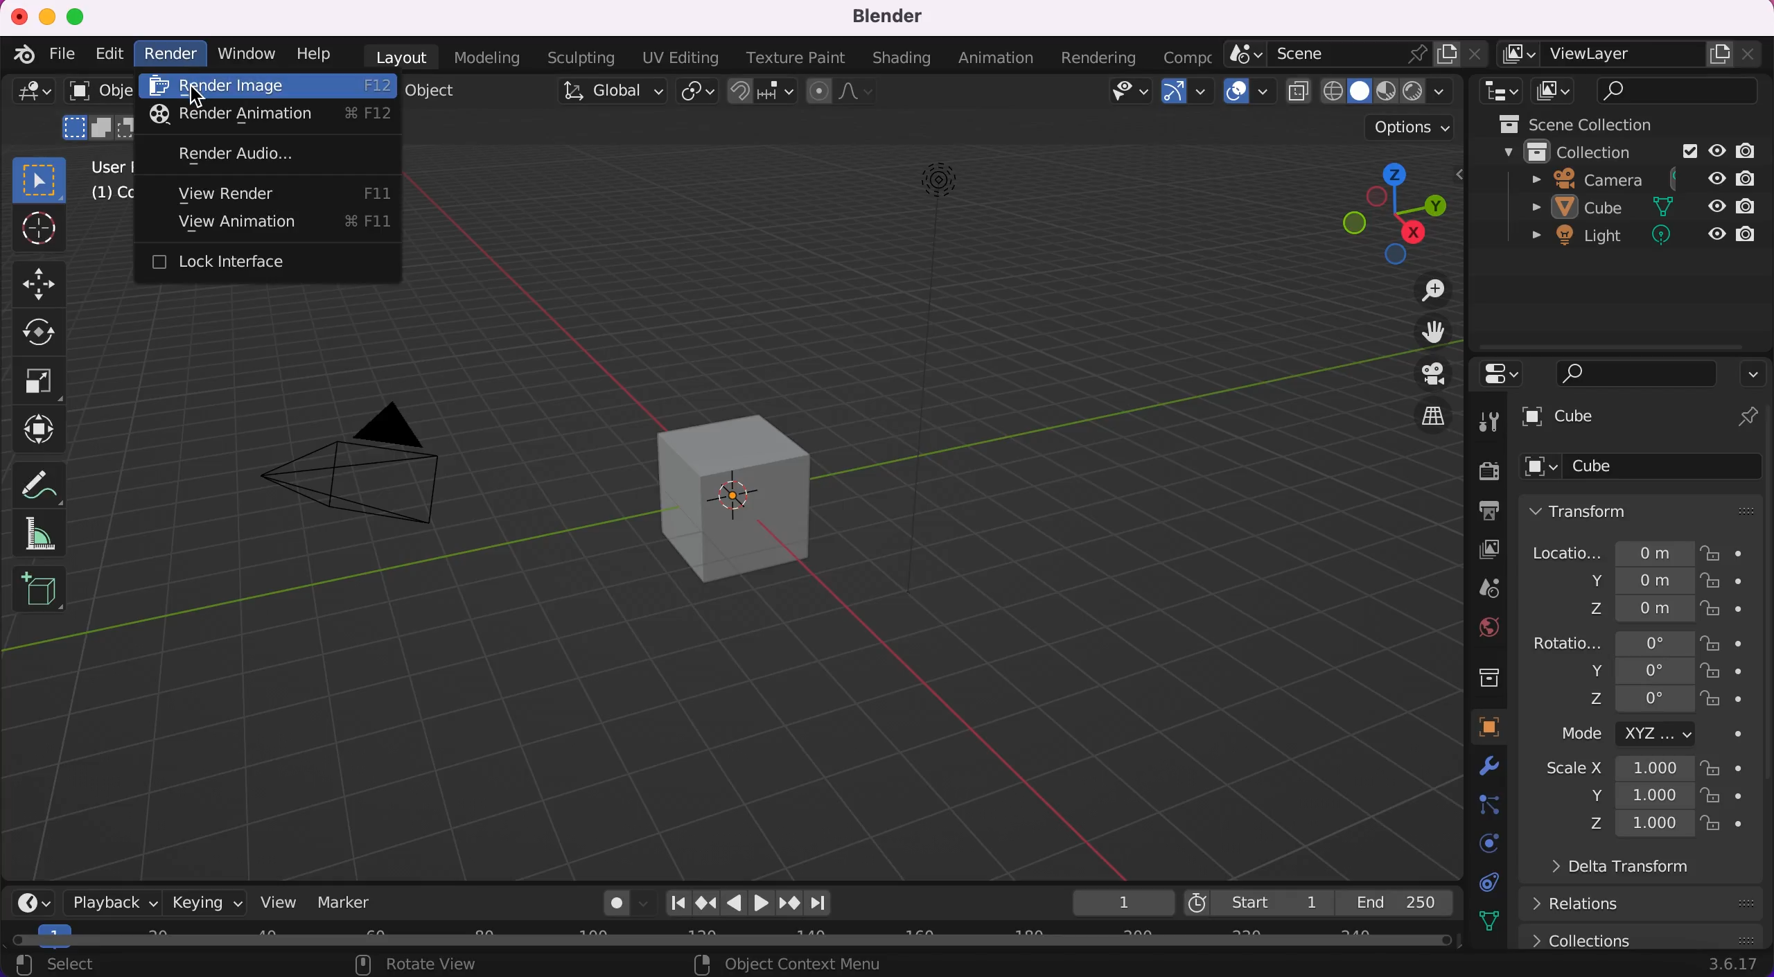 This screenshot has width=1774, height=977. What do you see at coordinates (844, 94) in the screenshot?
I see `proportional editing objects` at bounding box center [844, 94].